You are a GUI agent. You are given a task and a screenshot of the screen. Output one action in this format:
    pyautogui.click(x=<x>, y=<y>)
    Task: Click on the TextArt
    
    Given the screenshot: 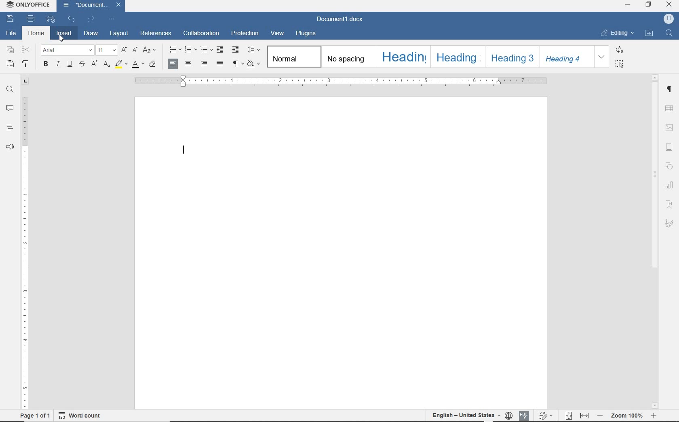 What is the action you would take?
    pyautogui.click(x=671, y=203)
    